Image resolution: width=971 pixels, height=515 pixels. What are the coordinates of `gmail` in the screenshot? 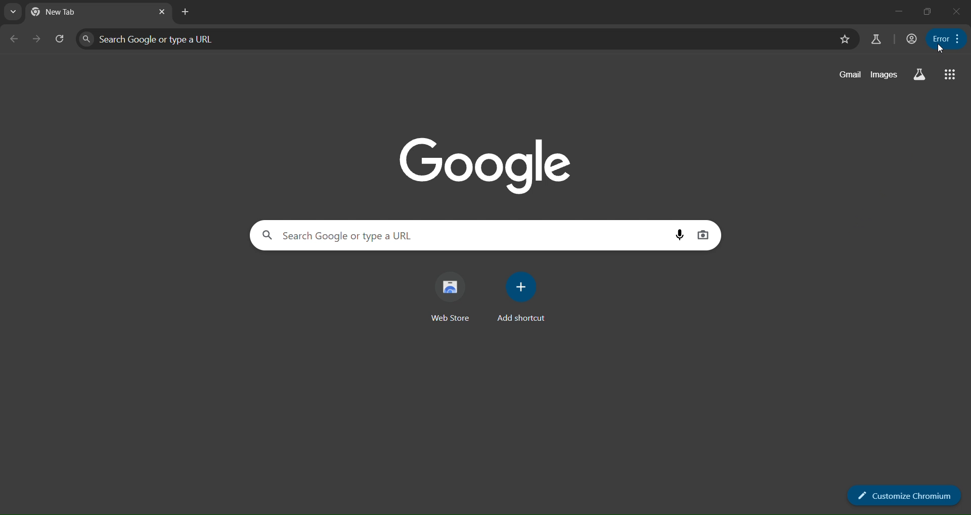 It's located at (847, 75).